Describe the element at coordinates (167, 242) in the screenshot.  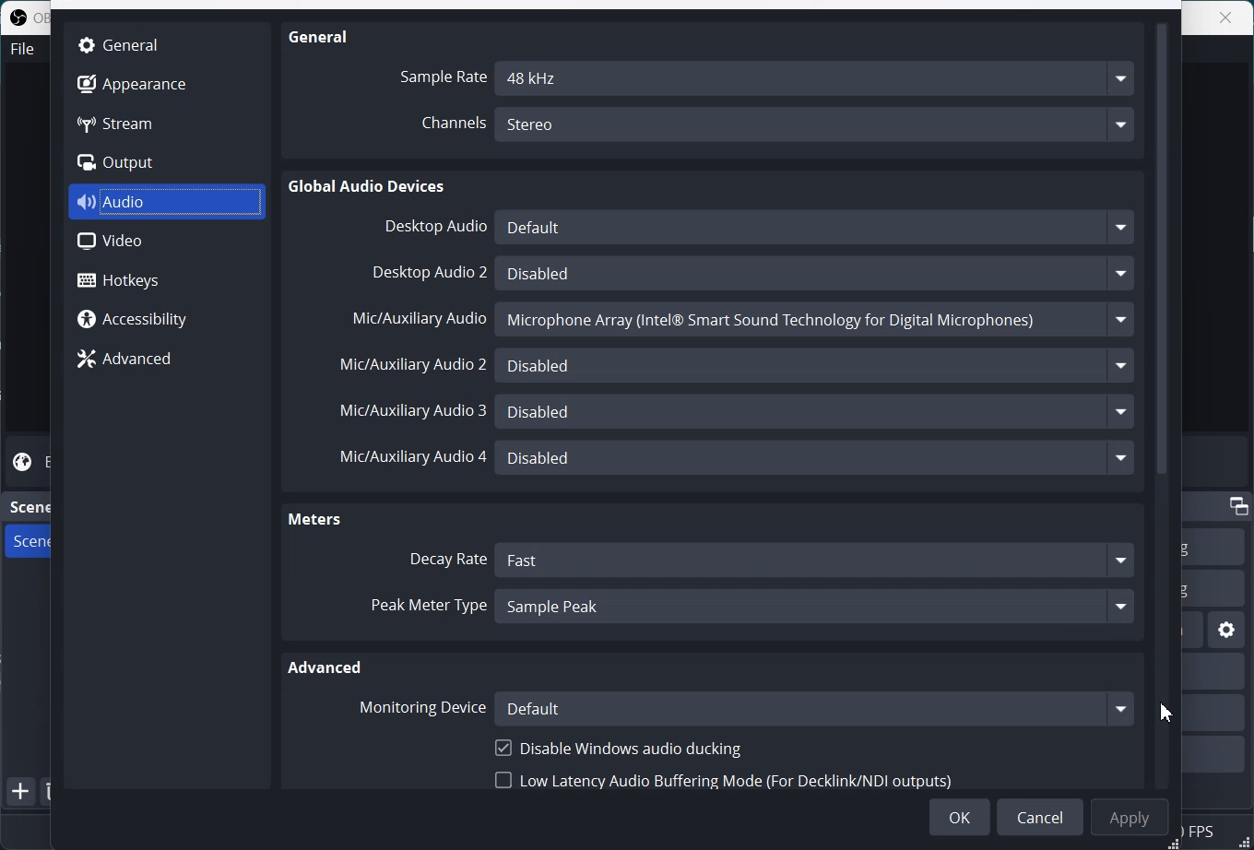
I see `Video` at that location.